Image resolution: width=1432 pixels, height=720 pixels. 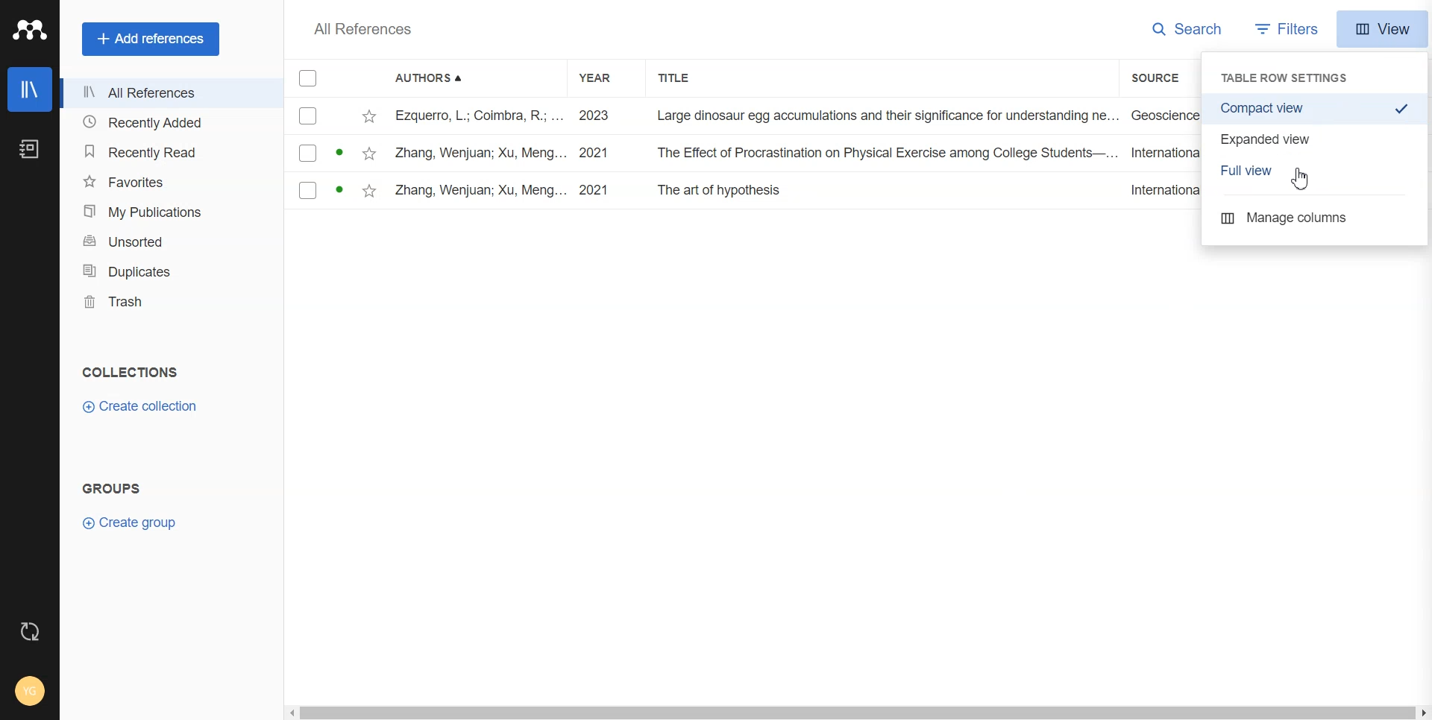 What do you see at coordinates (1316, 218) in the screenshot?
I see `Manage Column` at bounding box center [1316, 218].